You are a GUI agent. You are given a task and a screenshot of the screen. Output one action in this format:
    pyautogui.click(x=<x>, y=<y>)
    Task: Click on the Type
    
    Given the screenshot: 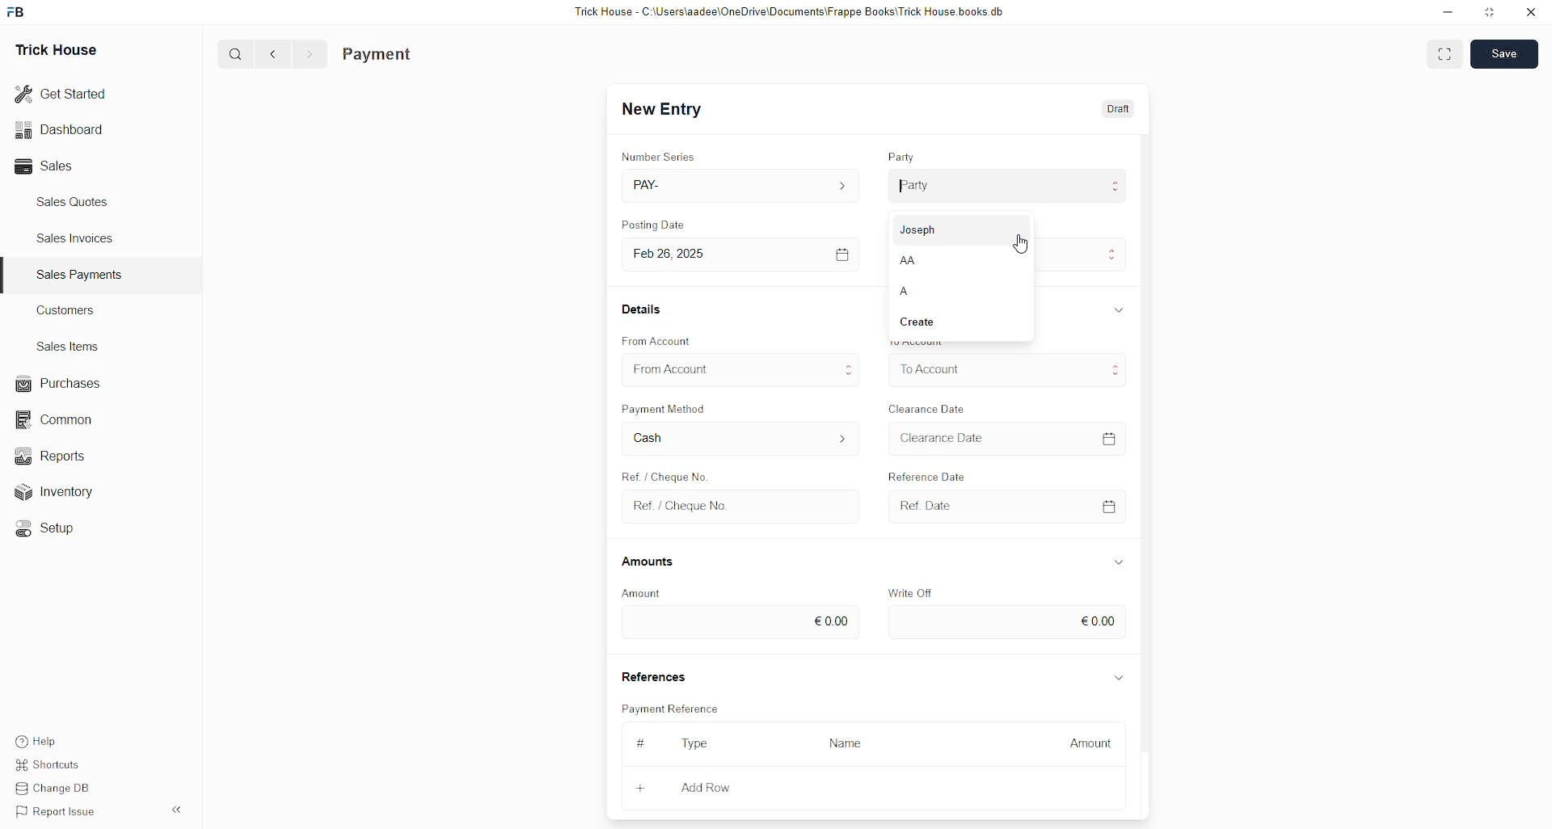 What is the action you would take?
    pyautogui.click(x=695, y=744)
    